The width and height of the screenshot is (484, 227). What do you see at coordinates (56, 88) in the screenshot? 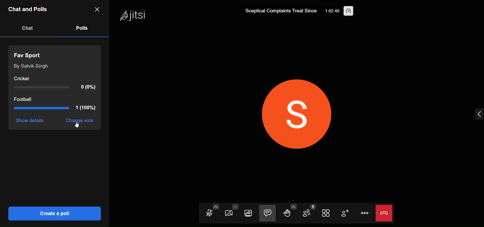
I see `option 1 result` at bounding box center [56, 88].